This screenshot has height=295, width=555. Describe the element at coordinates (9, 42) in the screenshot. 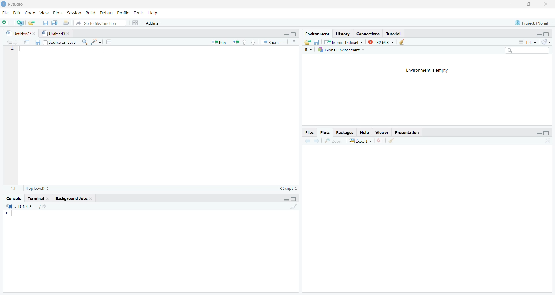

I see `move back` at that location.